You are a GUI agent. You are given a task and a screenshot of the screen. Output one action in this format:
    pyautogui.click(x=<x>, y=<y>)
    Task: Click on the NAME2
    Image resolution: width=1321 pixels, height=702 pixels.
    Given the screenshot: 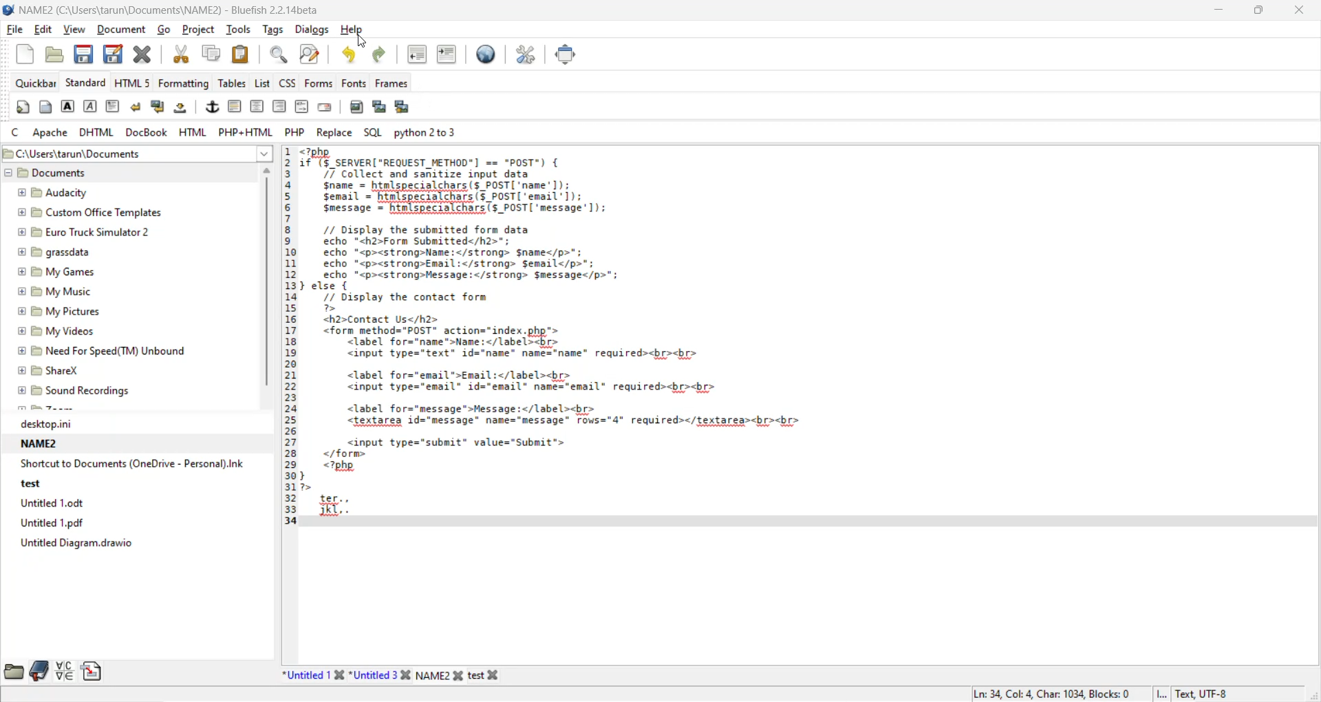 What is the action you would take?
    pyautogui.click(x=36, y=444)
    